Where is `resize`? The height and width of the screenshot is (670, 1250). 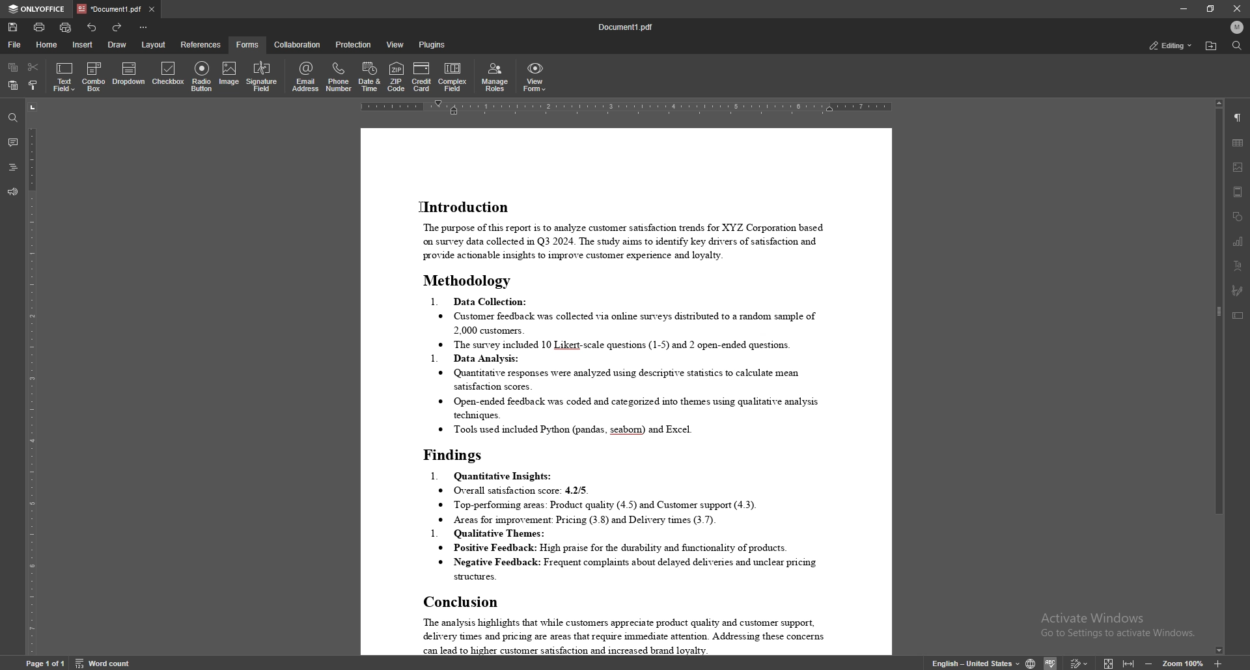 resize is located at coordinates (1210, 8).